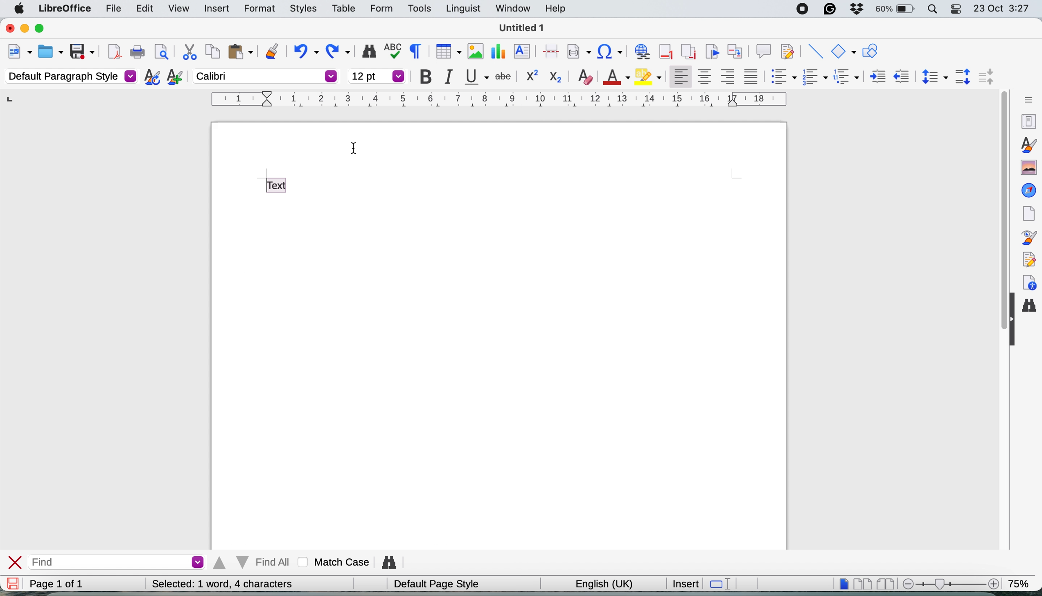 Image resolution: width=1042 pixels, height=596 pixels. What do you see at coordinates (641, 52) in the screenshot?
I see `insert hyperlink` at bounding box center [641, 52].